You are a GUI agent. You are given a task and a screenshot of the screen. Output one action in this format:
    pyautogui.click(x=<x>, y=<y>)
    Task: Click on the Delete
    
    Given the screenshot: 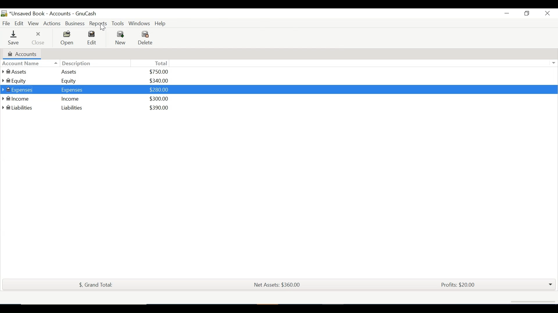 What is the action you would take?
    pyautogui.click(x=144, y=38)
    